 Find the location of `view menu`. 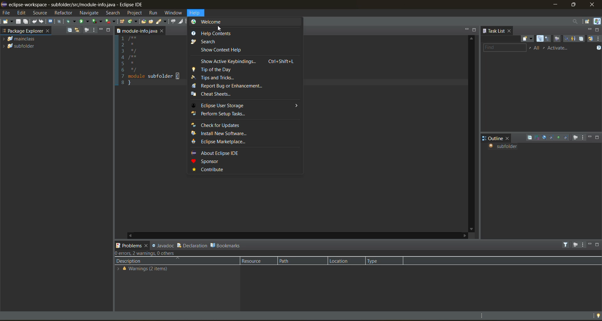

view menu is located at coordinates (94, 30).